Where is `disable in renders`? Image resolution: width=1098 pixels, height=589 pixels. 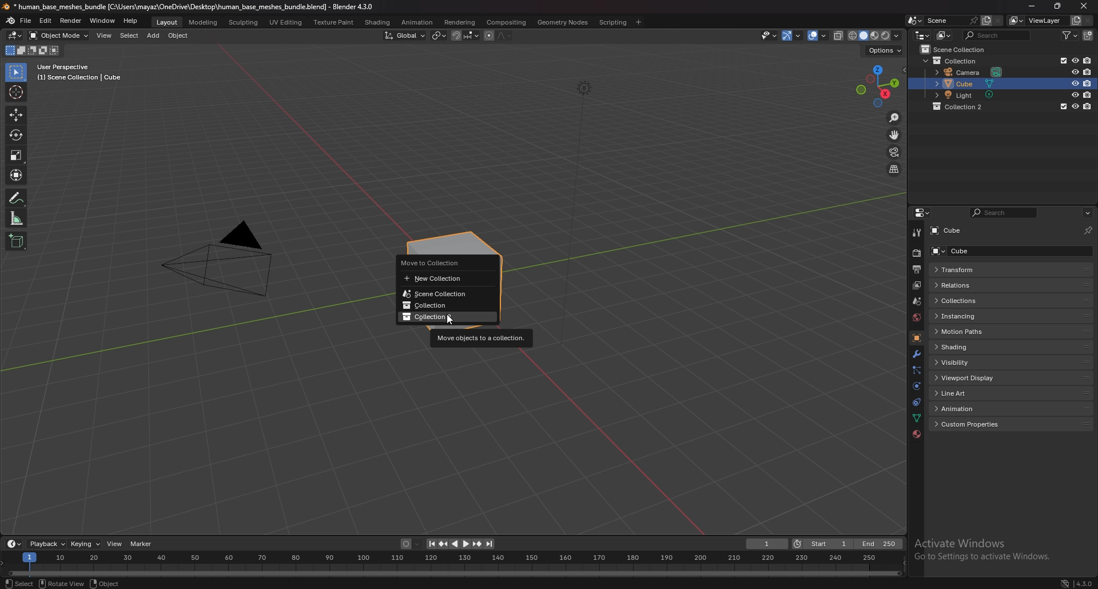 disable in renders is located at coordinates (1088, 83).